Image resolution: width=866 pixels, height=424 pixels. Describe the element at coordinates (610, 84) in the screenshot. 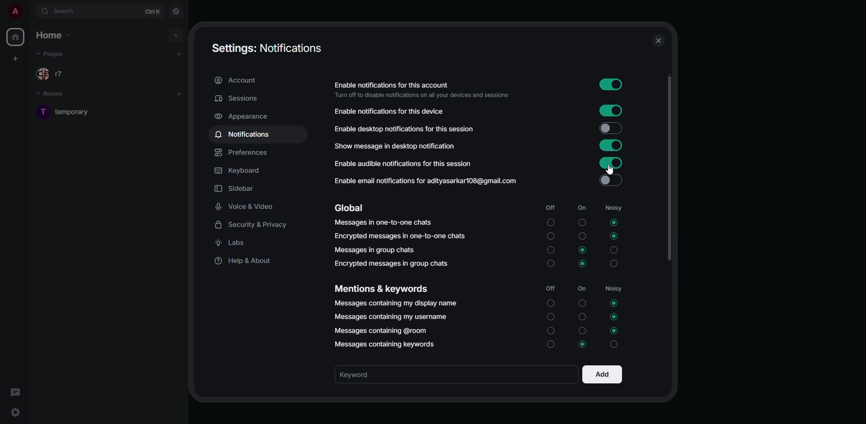

I see `enable` at that location.